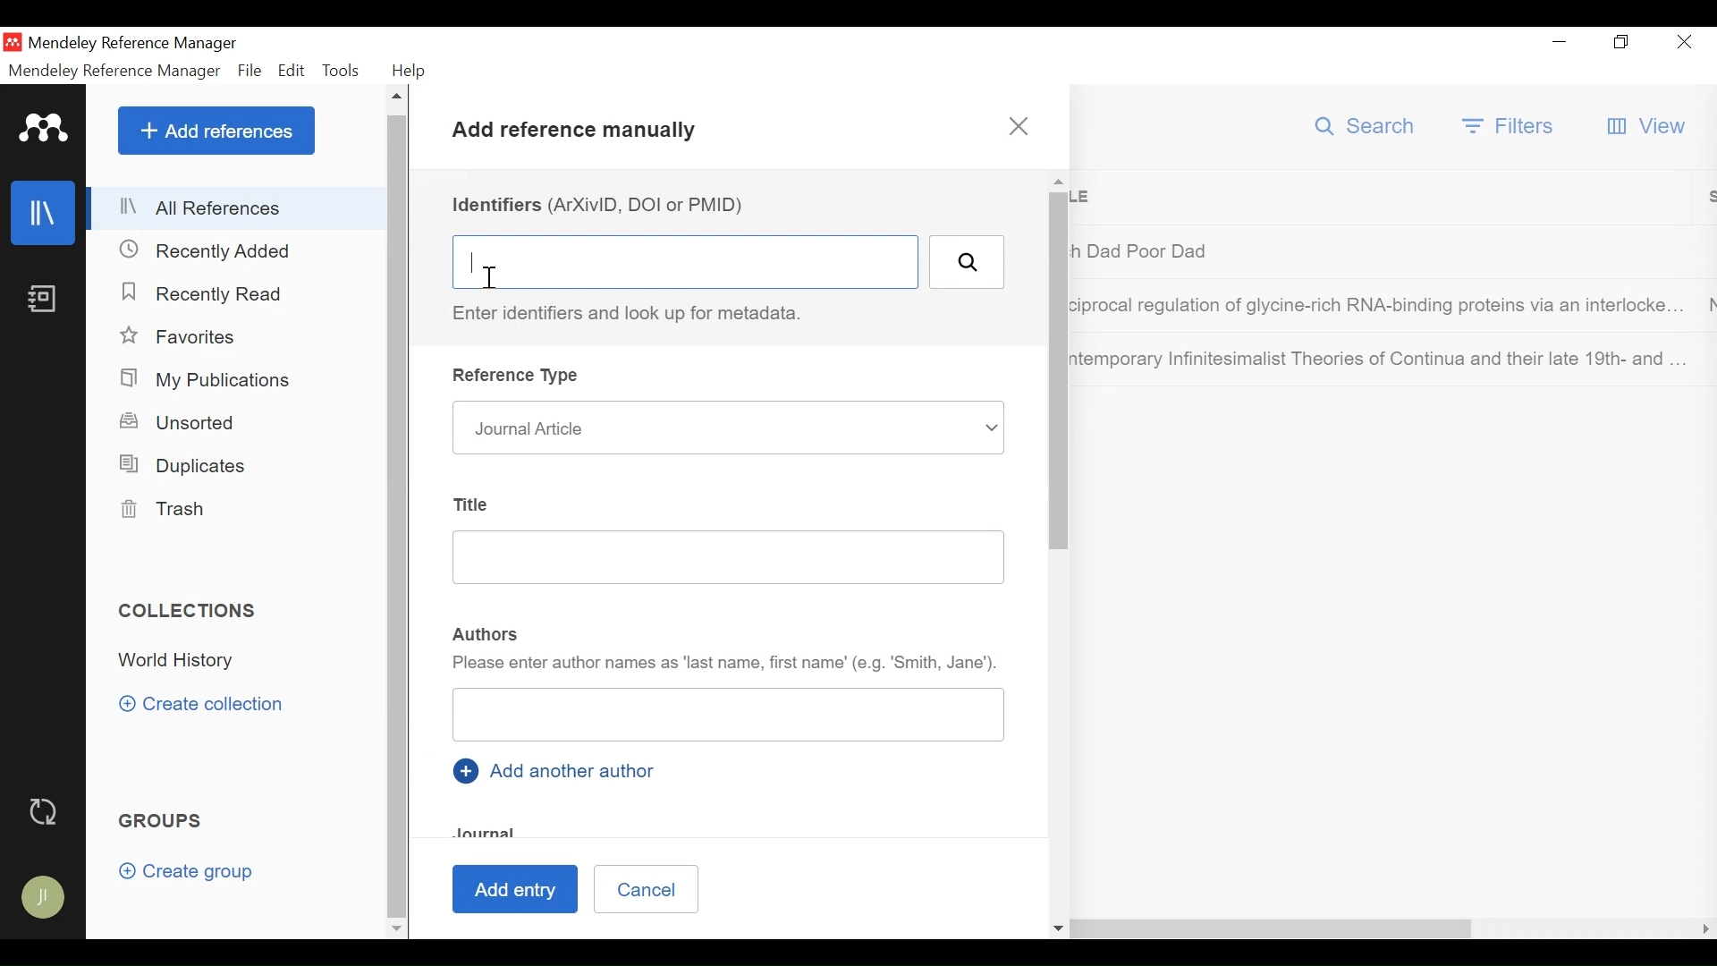 This screenshot has width=1717, height=966. What do you see at coordinates (952, 929) in the screenshot?
I see `Horizontal Scroll bar` at bounding box center [952, 929].